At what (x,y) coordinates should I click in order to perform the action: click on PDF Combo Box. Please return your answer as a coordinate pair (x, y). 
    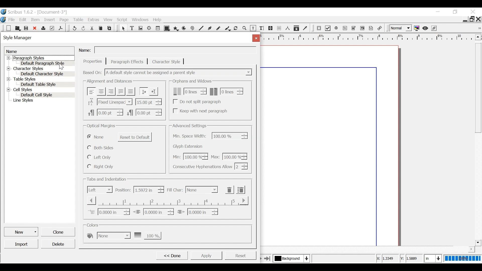
    Looking at the image, I should click on (354, 28).